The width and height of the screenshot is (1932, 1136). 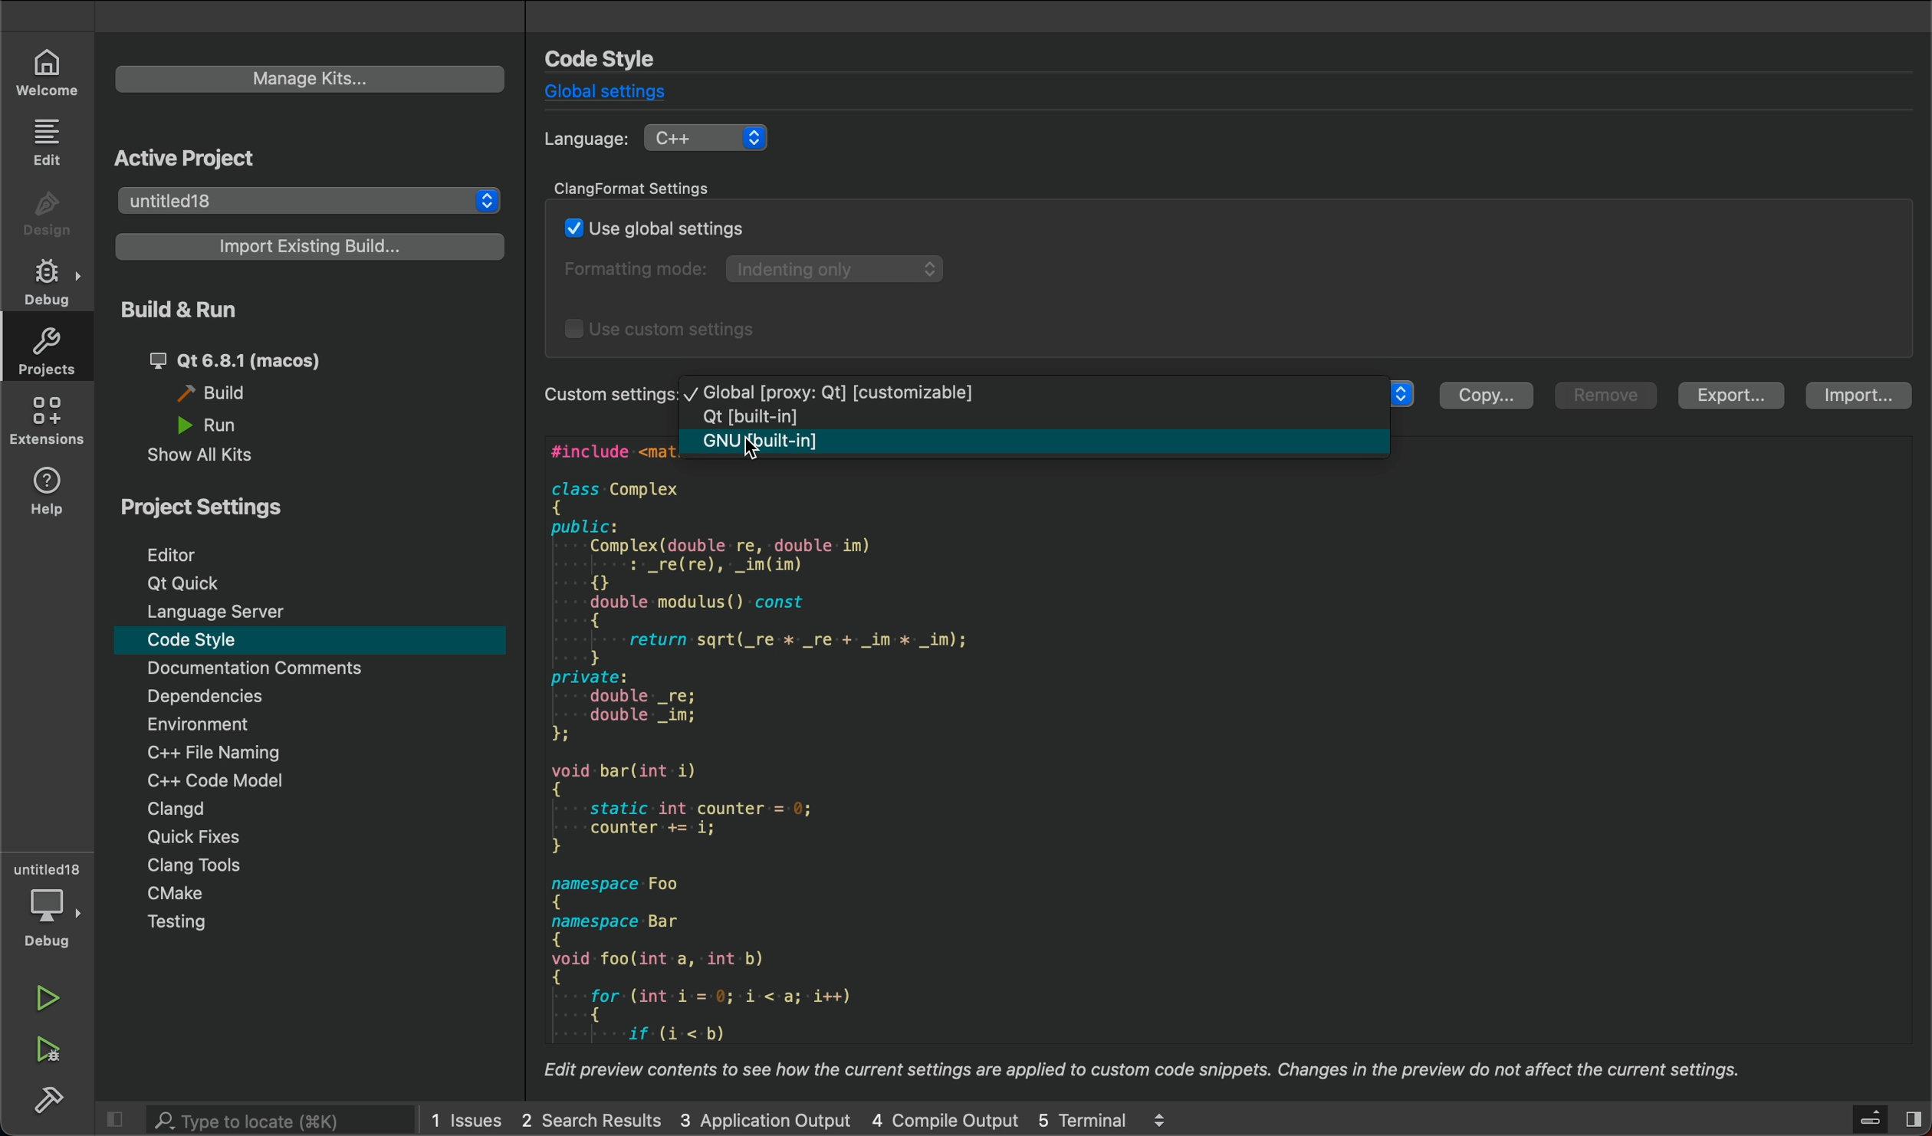 What do you see at coordinates (212, 458) in the screenshot?
I see `show all kits` at bounding box center [212, 458].